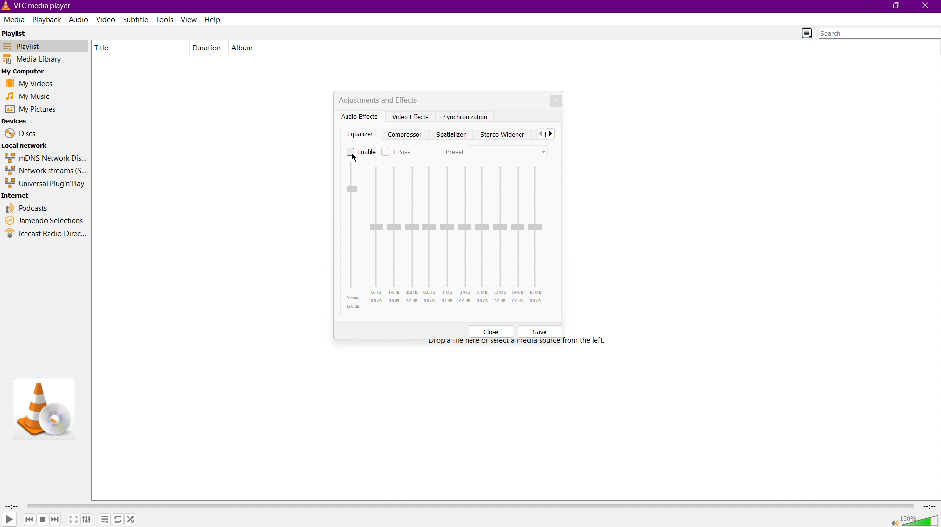  Describe the element at coordinates (464, 236) in the screenshot. I see `3 KHz` at that location.